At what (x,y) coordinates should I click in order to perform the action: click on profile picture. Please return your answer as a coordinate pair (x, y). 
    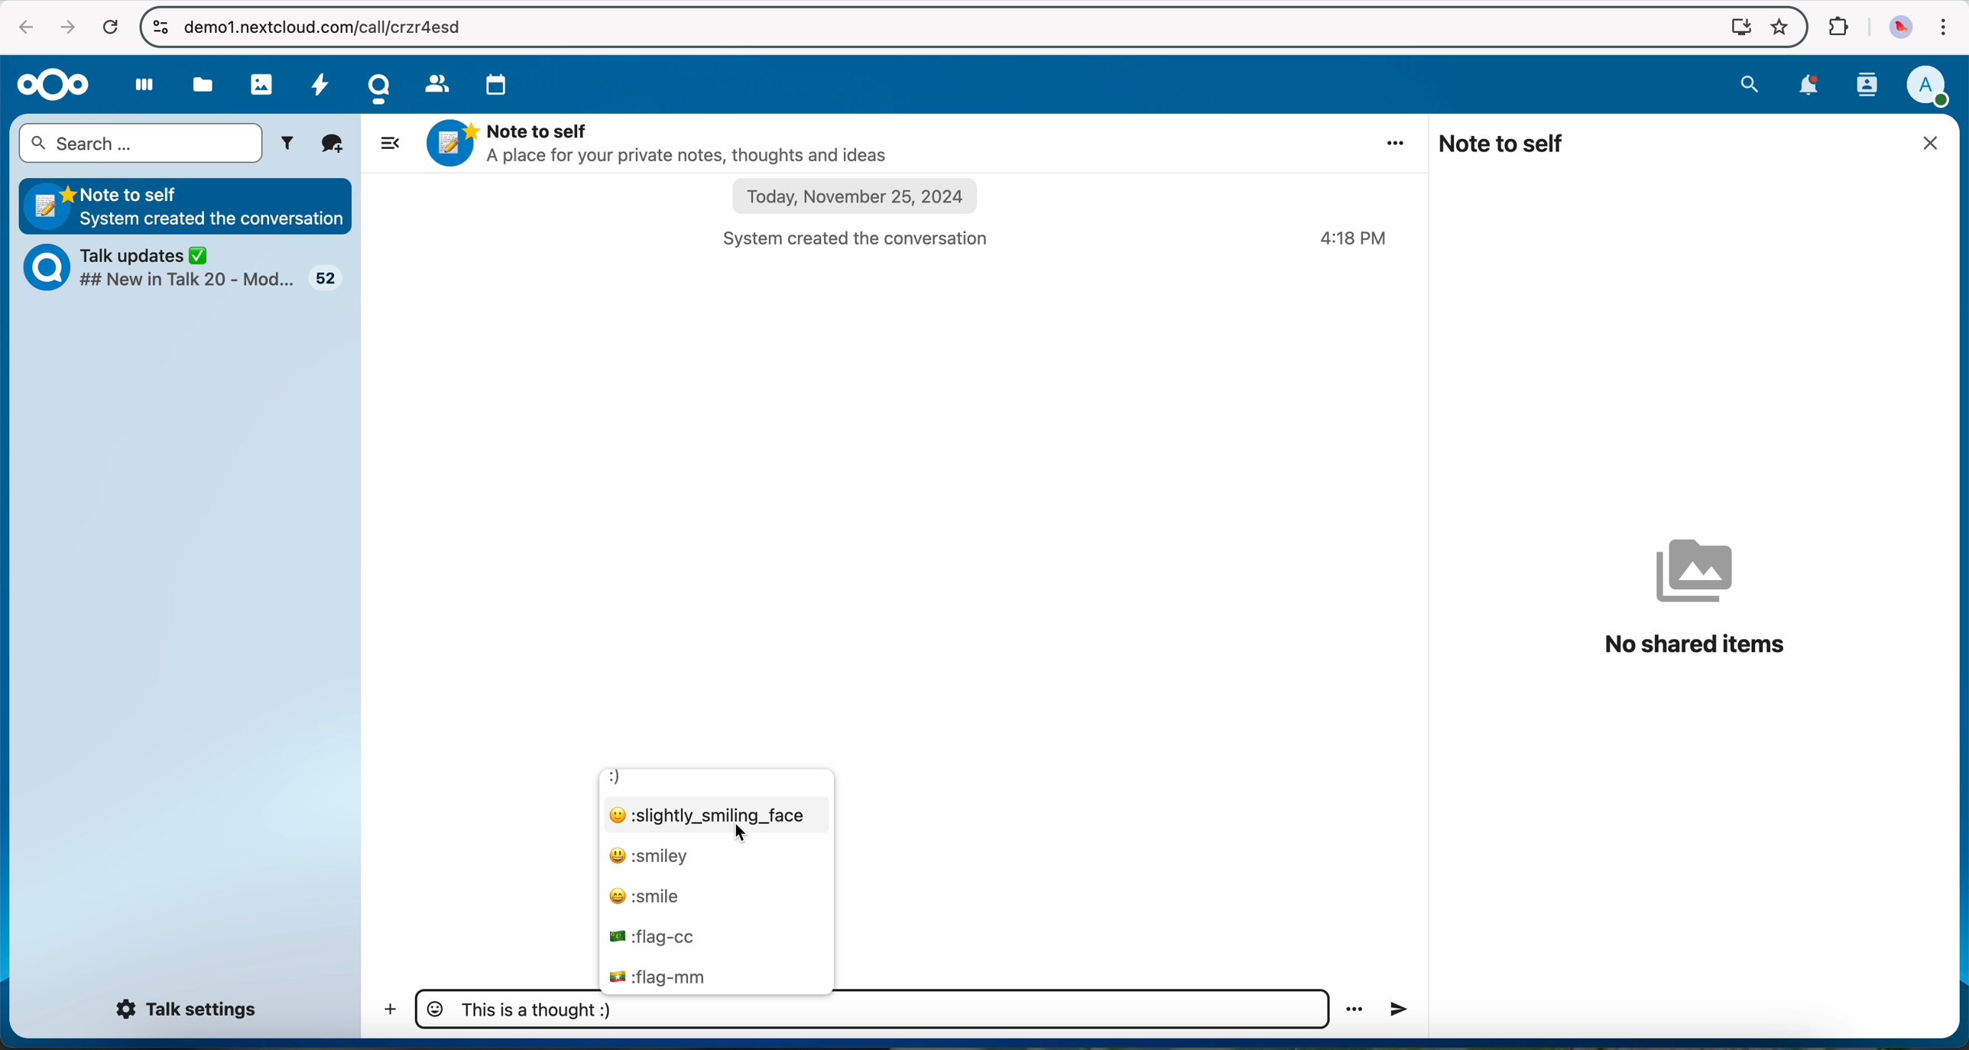
    Looking at the image, I should click on (1896, 27).